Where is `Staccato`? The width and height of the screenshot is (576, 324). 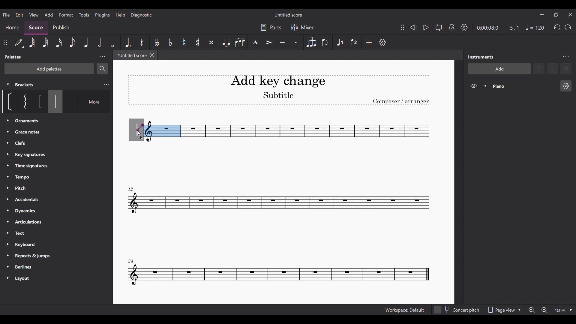 Staccato is located at coordinates (296, 42).